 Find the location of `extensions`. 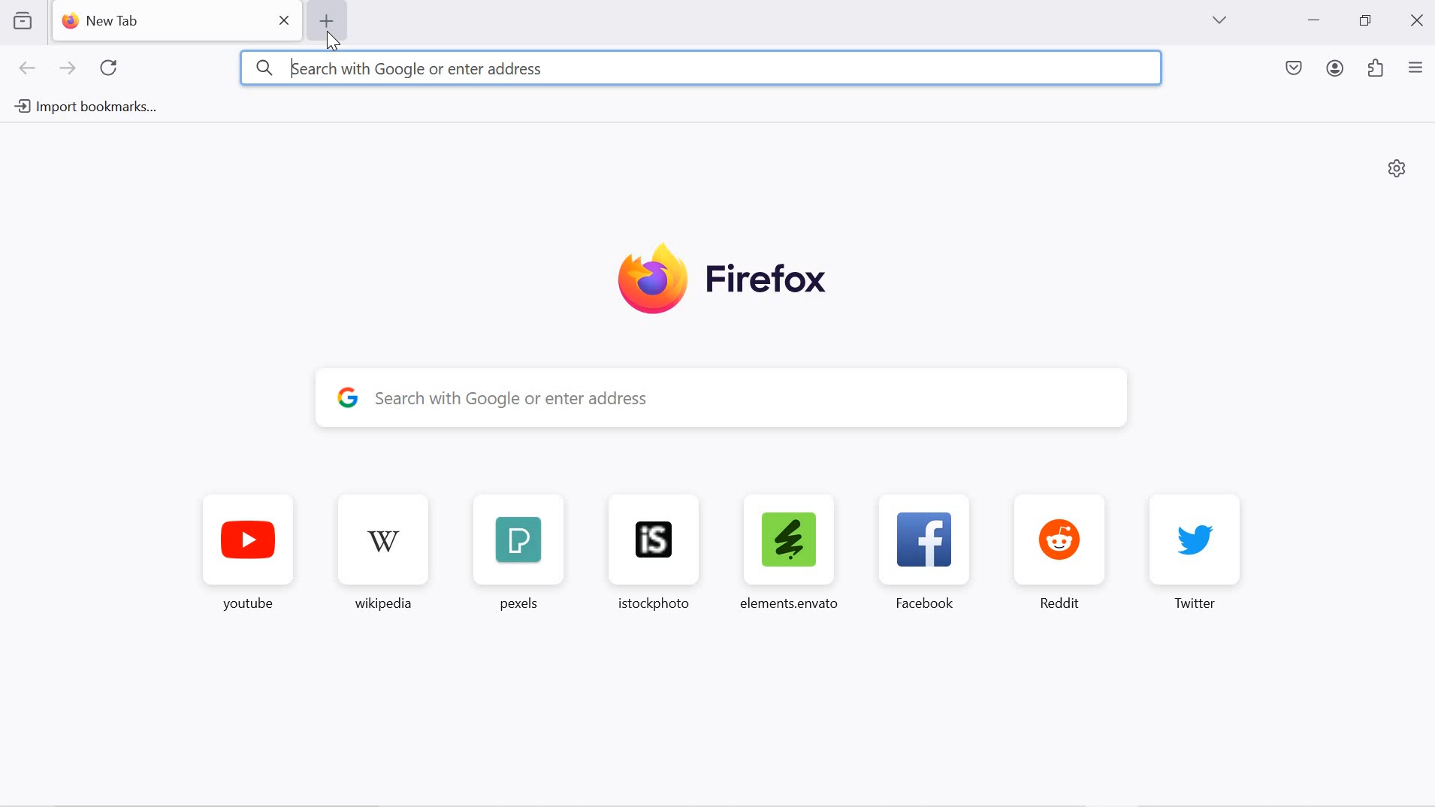

extensions is located at coordinates (1376, 70).